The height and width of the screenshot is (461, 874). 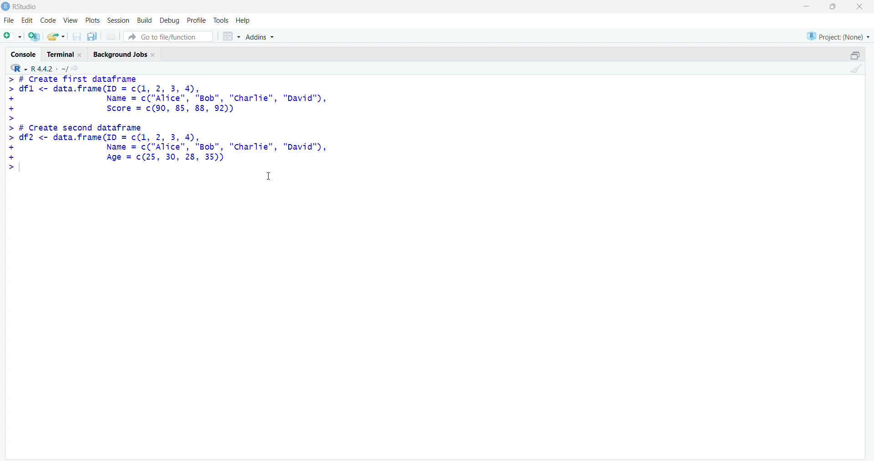 I want to click on Addins , so click(x=259, y=36).